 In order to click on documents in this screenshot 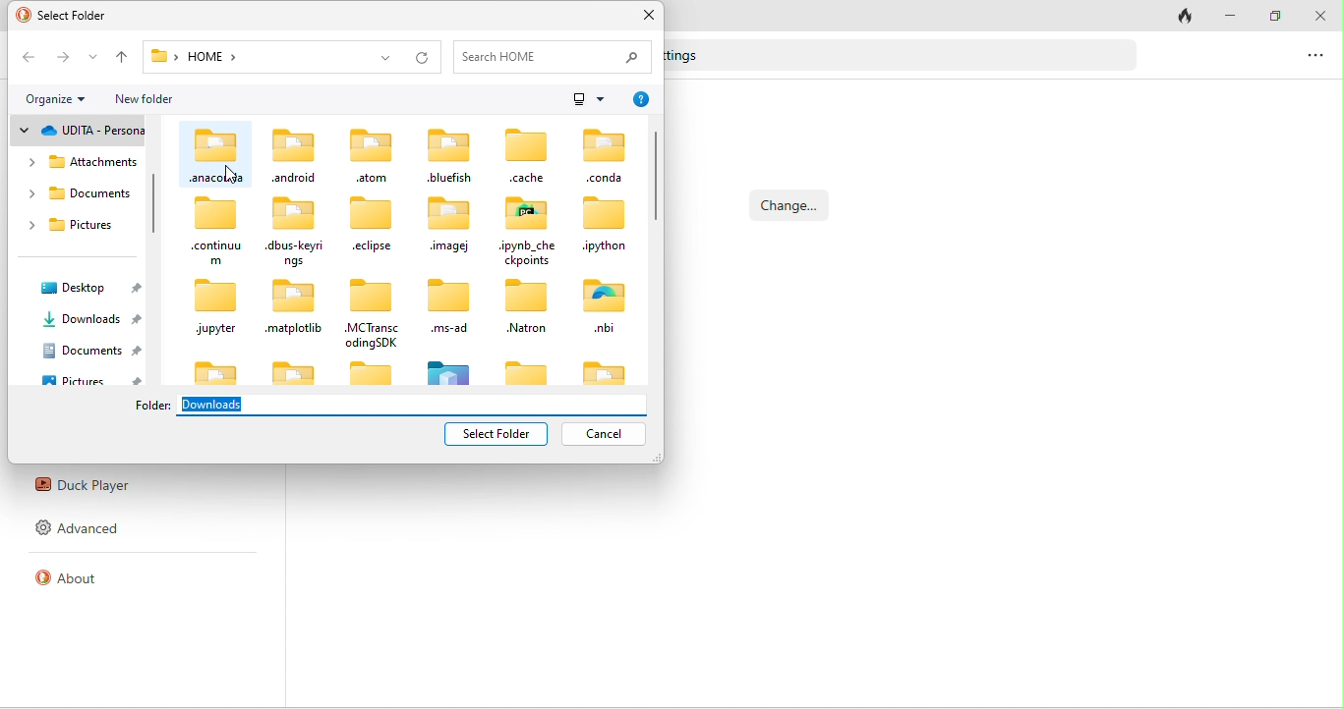, I will do `click(78, 198)`.